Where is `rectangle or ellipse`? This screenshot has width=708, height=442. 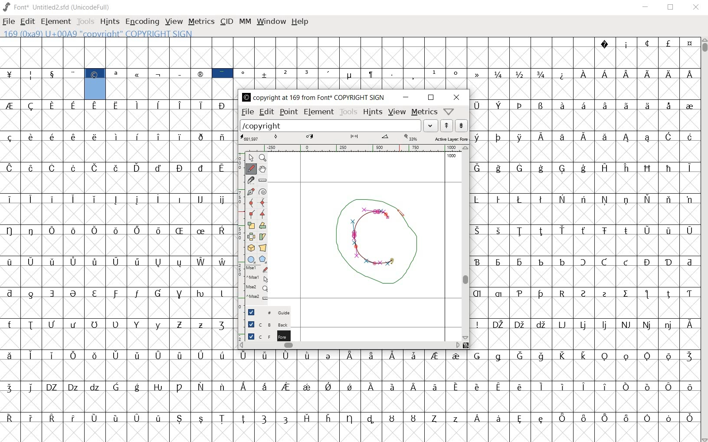
rectangle or ellipse is located at coordinates (251, 259).